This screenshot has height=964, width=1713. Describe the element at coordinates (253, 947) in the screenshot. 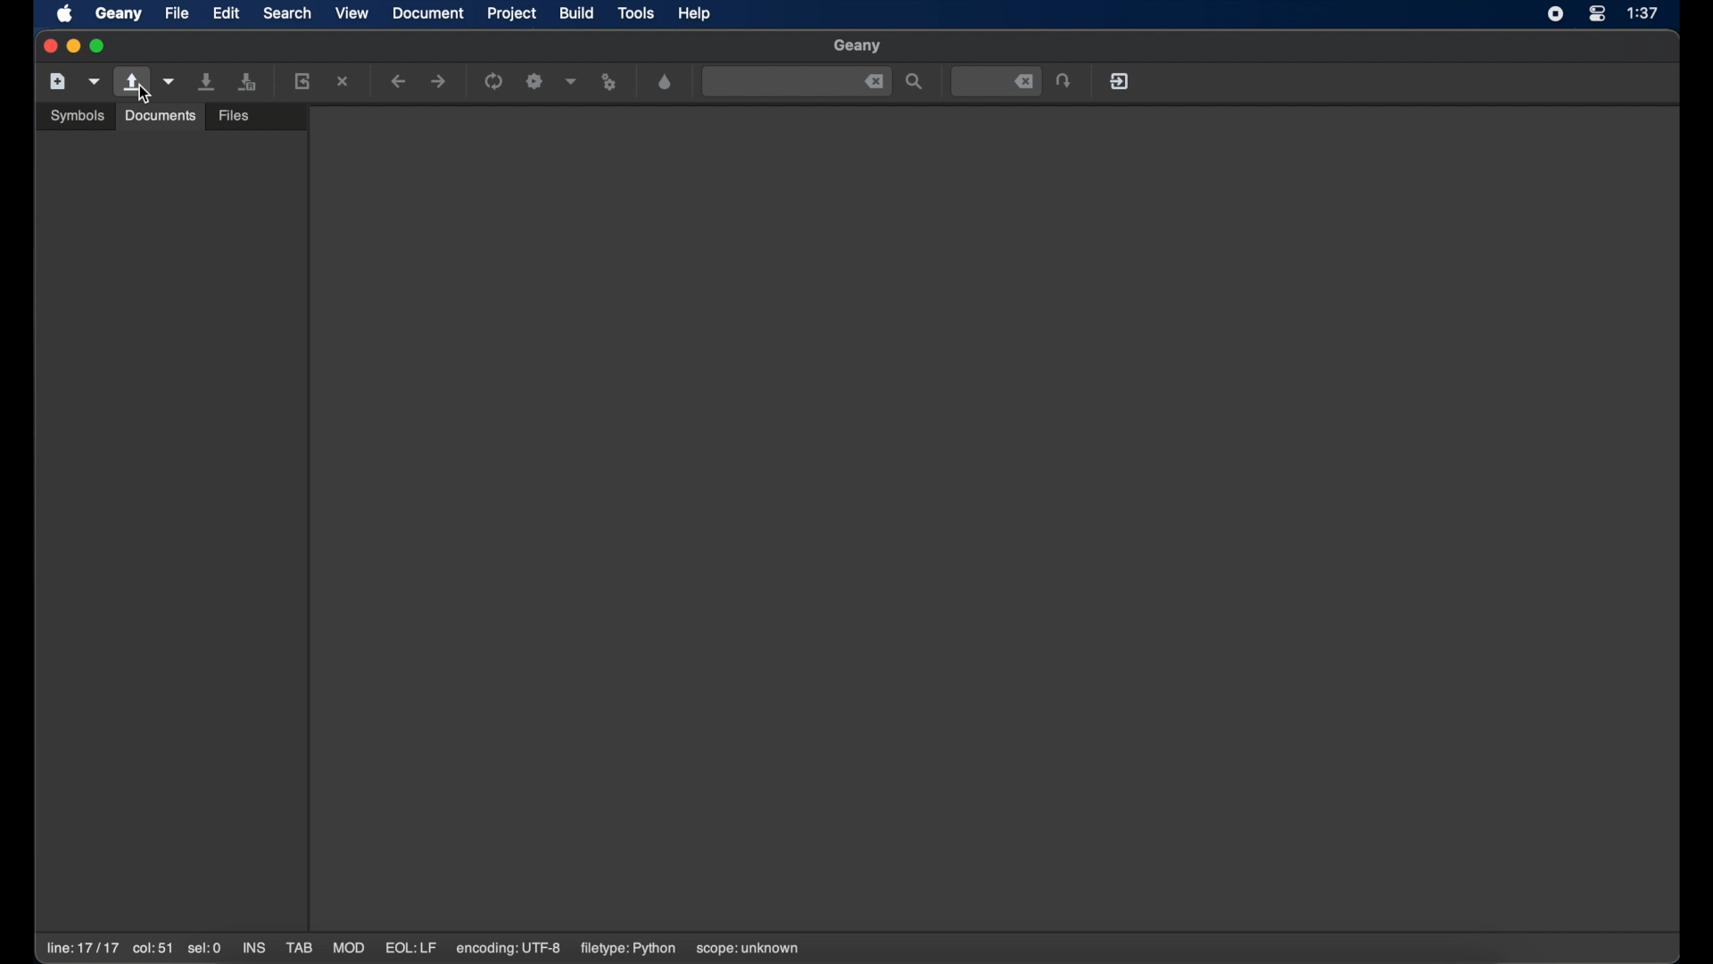

I see `ins` at that location.